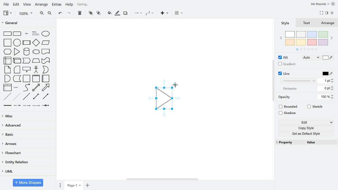  What do you see at coordinates (333, 95) in the screenshot?
I see `increase opacity` at bounding box center [333, 95].